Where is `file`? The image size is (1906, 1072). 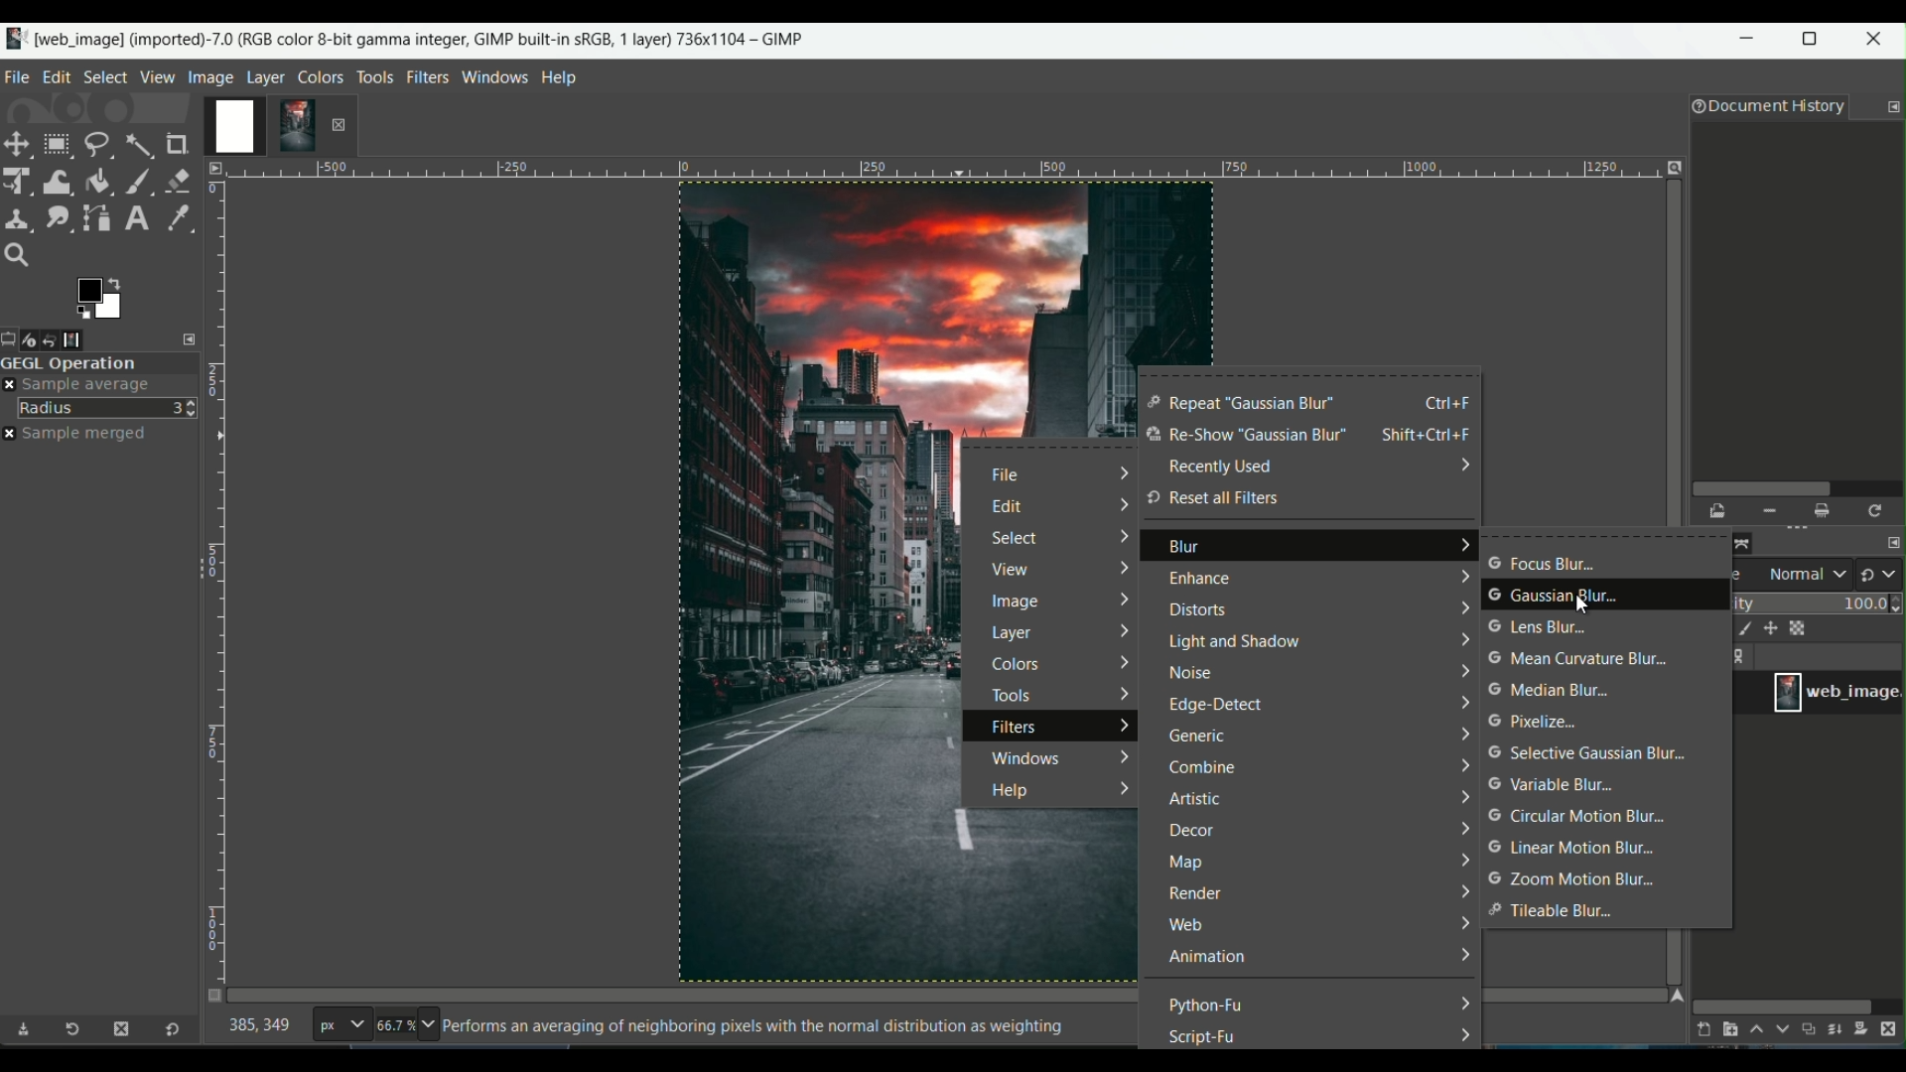 file is located at coordinates (1011, 476).